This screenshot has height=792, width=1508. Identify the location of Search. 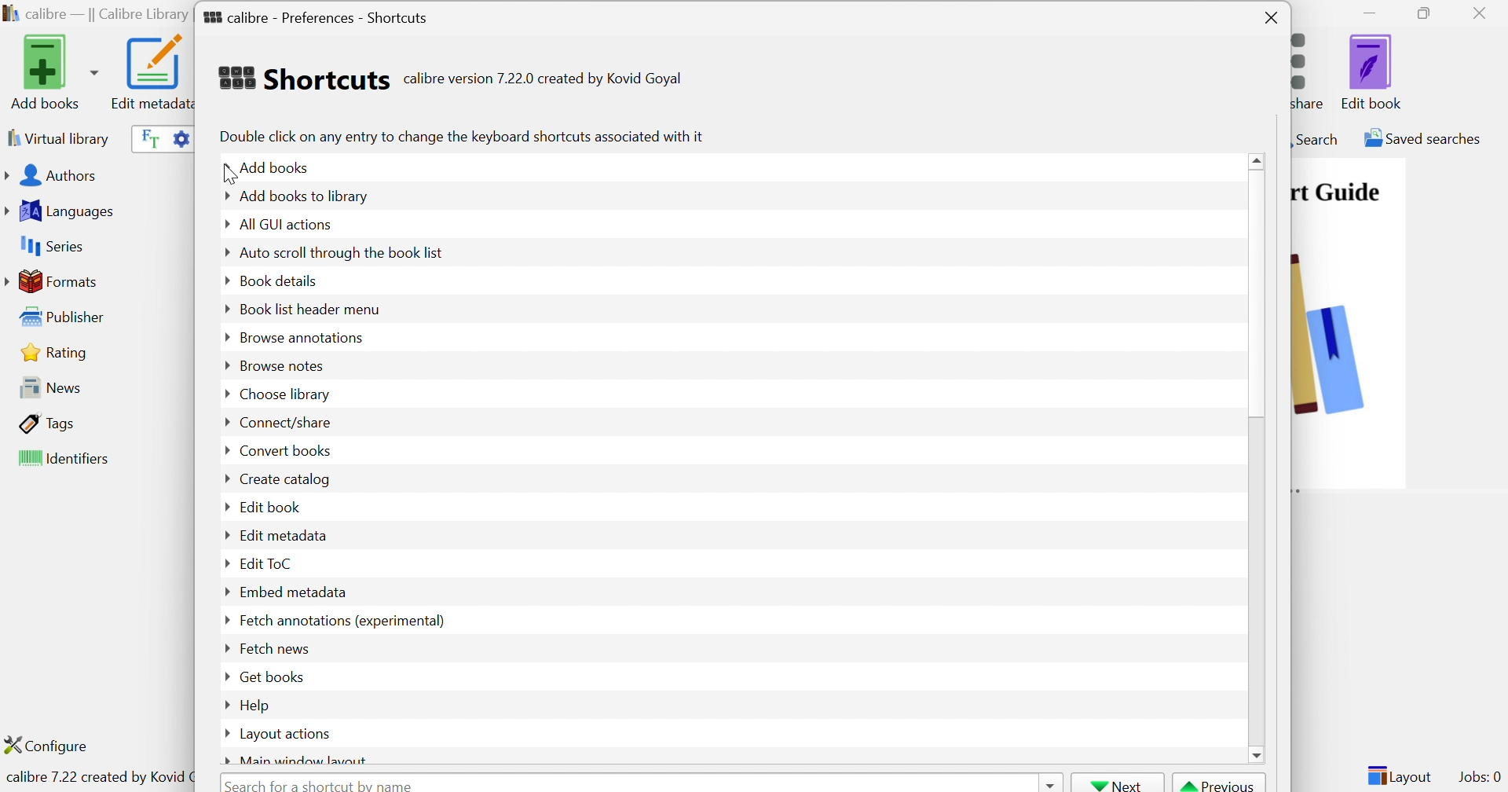
(1316, 138).